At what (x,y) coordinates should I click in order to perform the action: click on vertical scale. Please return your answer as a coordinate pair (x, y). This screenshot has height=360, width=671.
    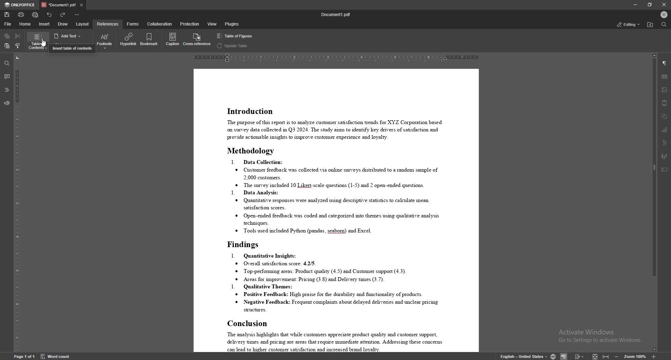
    Looking at the image, I should click on (16, 203).